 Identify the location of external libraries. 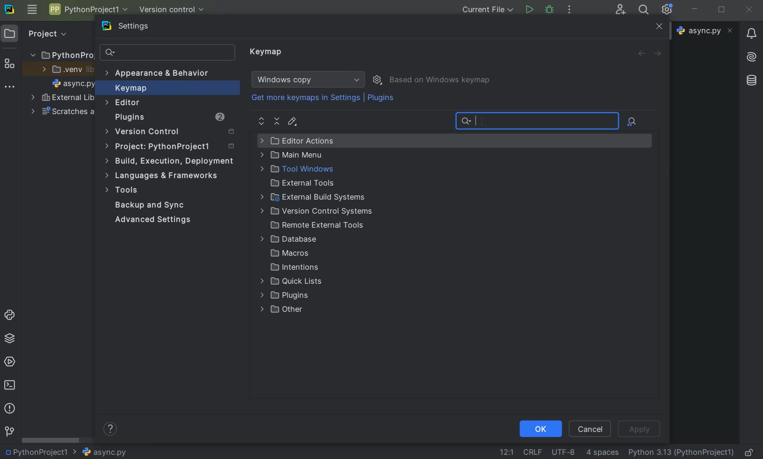
(63, 99).